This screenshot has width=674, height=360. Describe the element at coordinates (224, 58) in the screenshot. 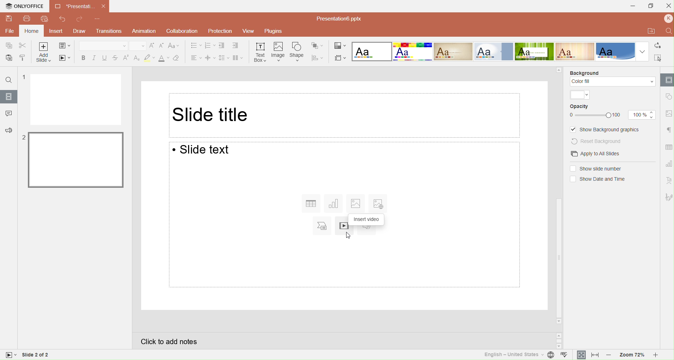

I see `Line spacing` at that location.